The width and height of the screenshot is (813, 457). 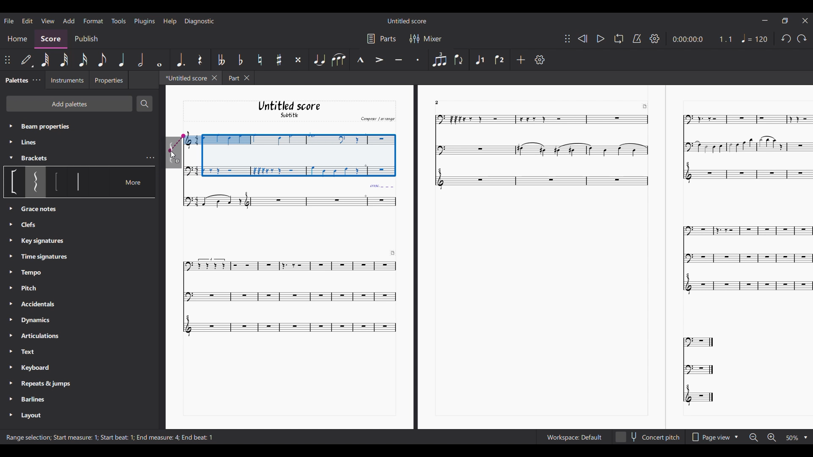 What do you see at coordinates (159, 60) in the screenshot?
I see `Whole note` at bounding box center [159, 60].